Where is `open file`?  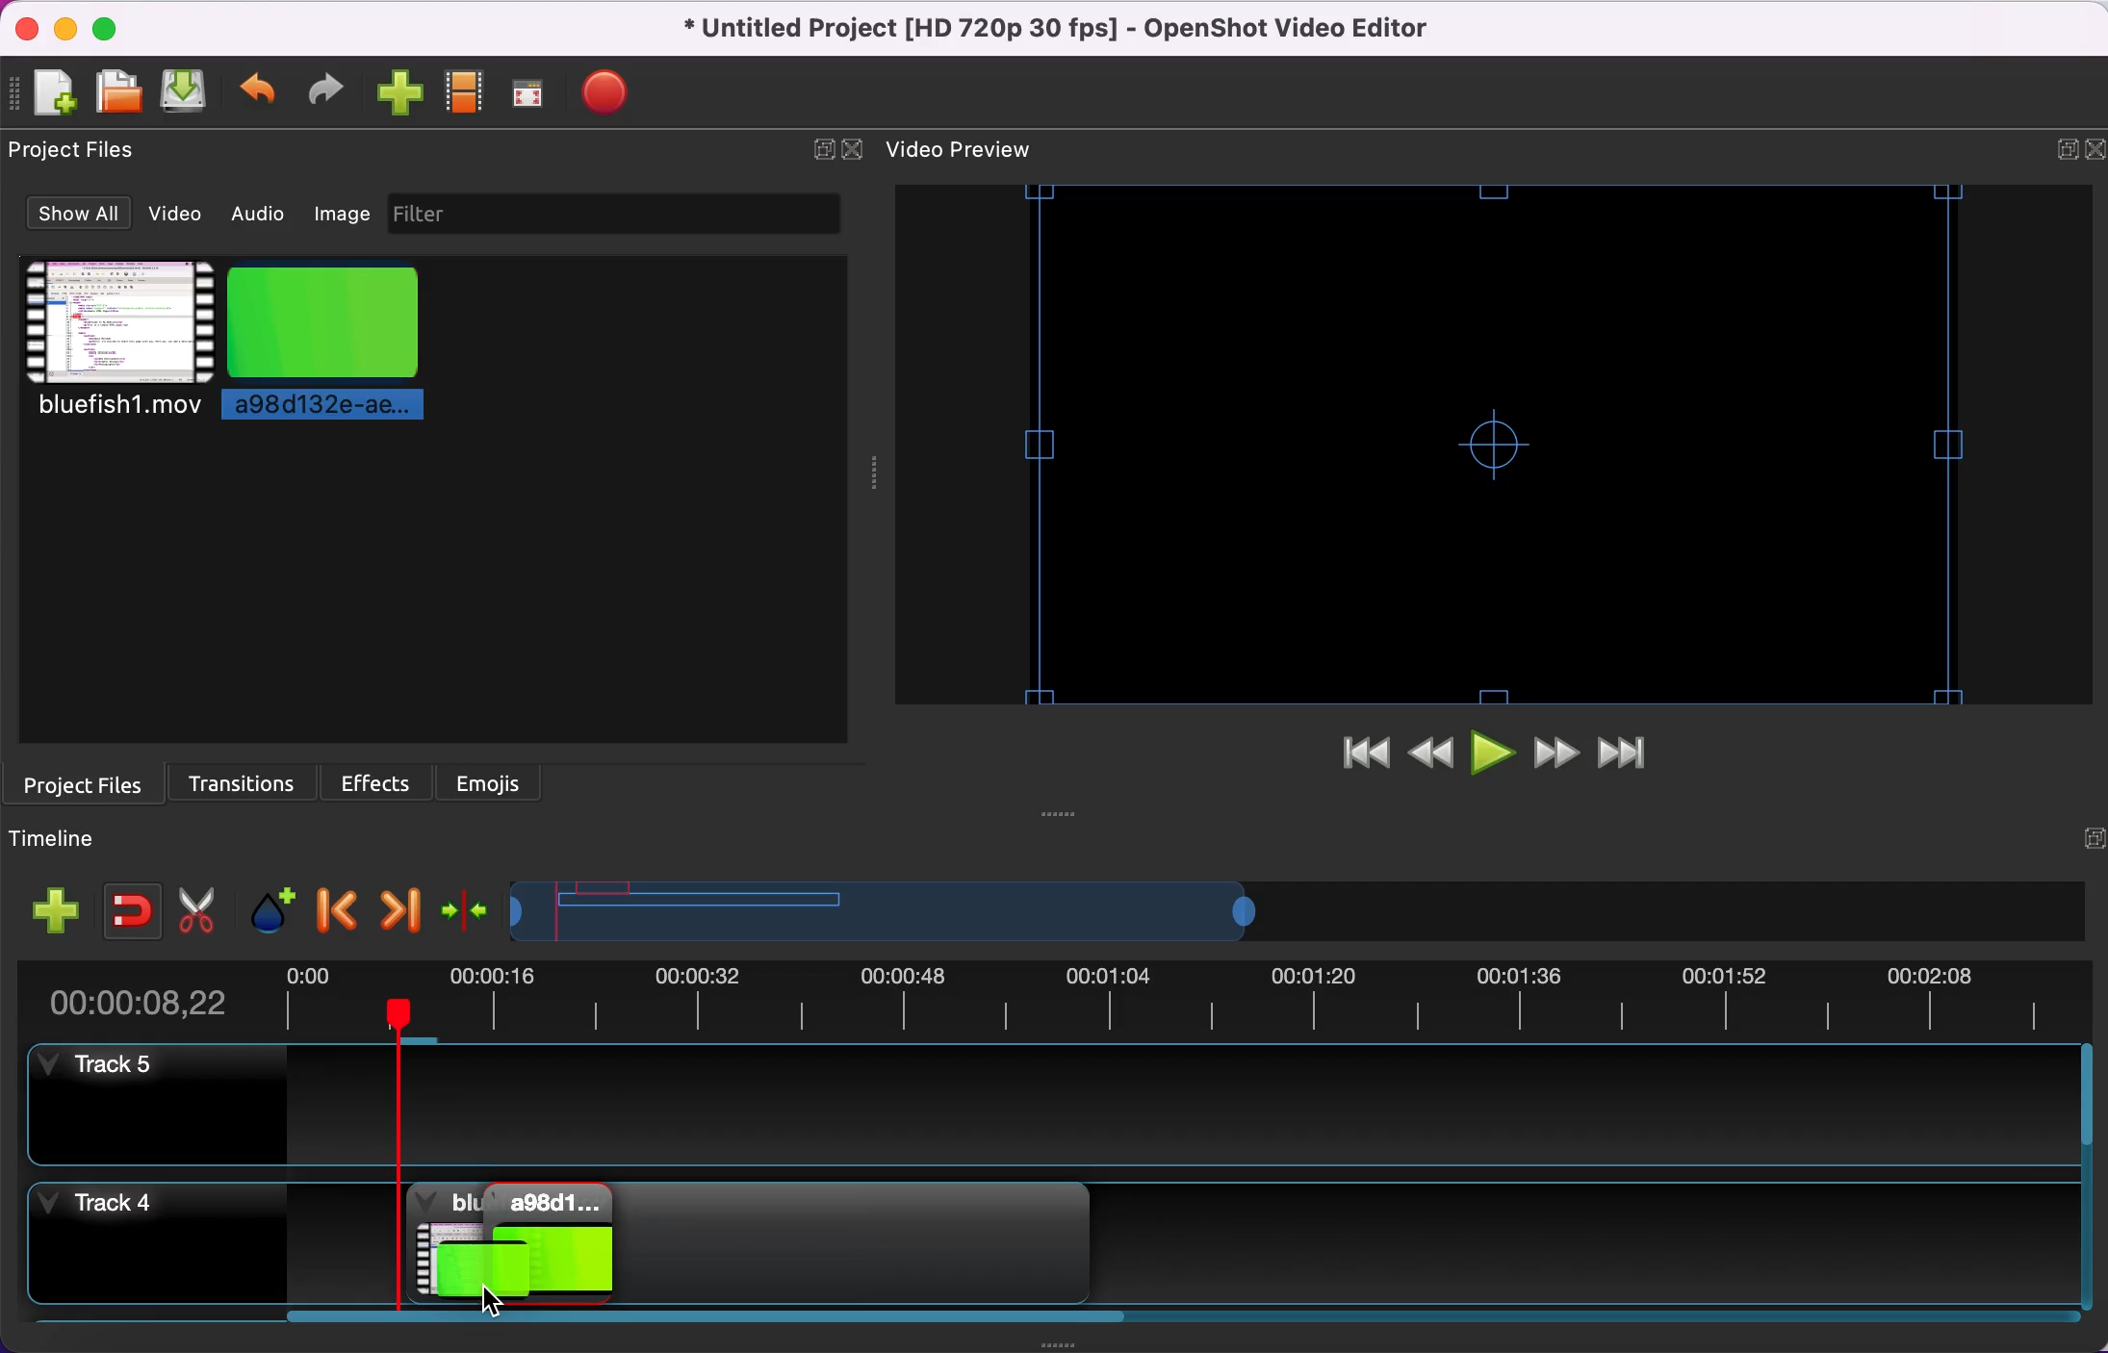
open file is located at coordinates (116, 89).